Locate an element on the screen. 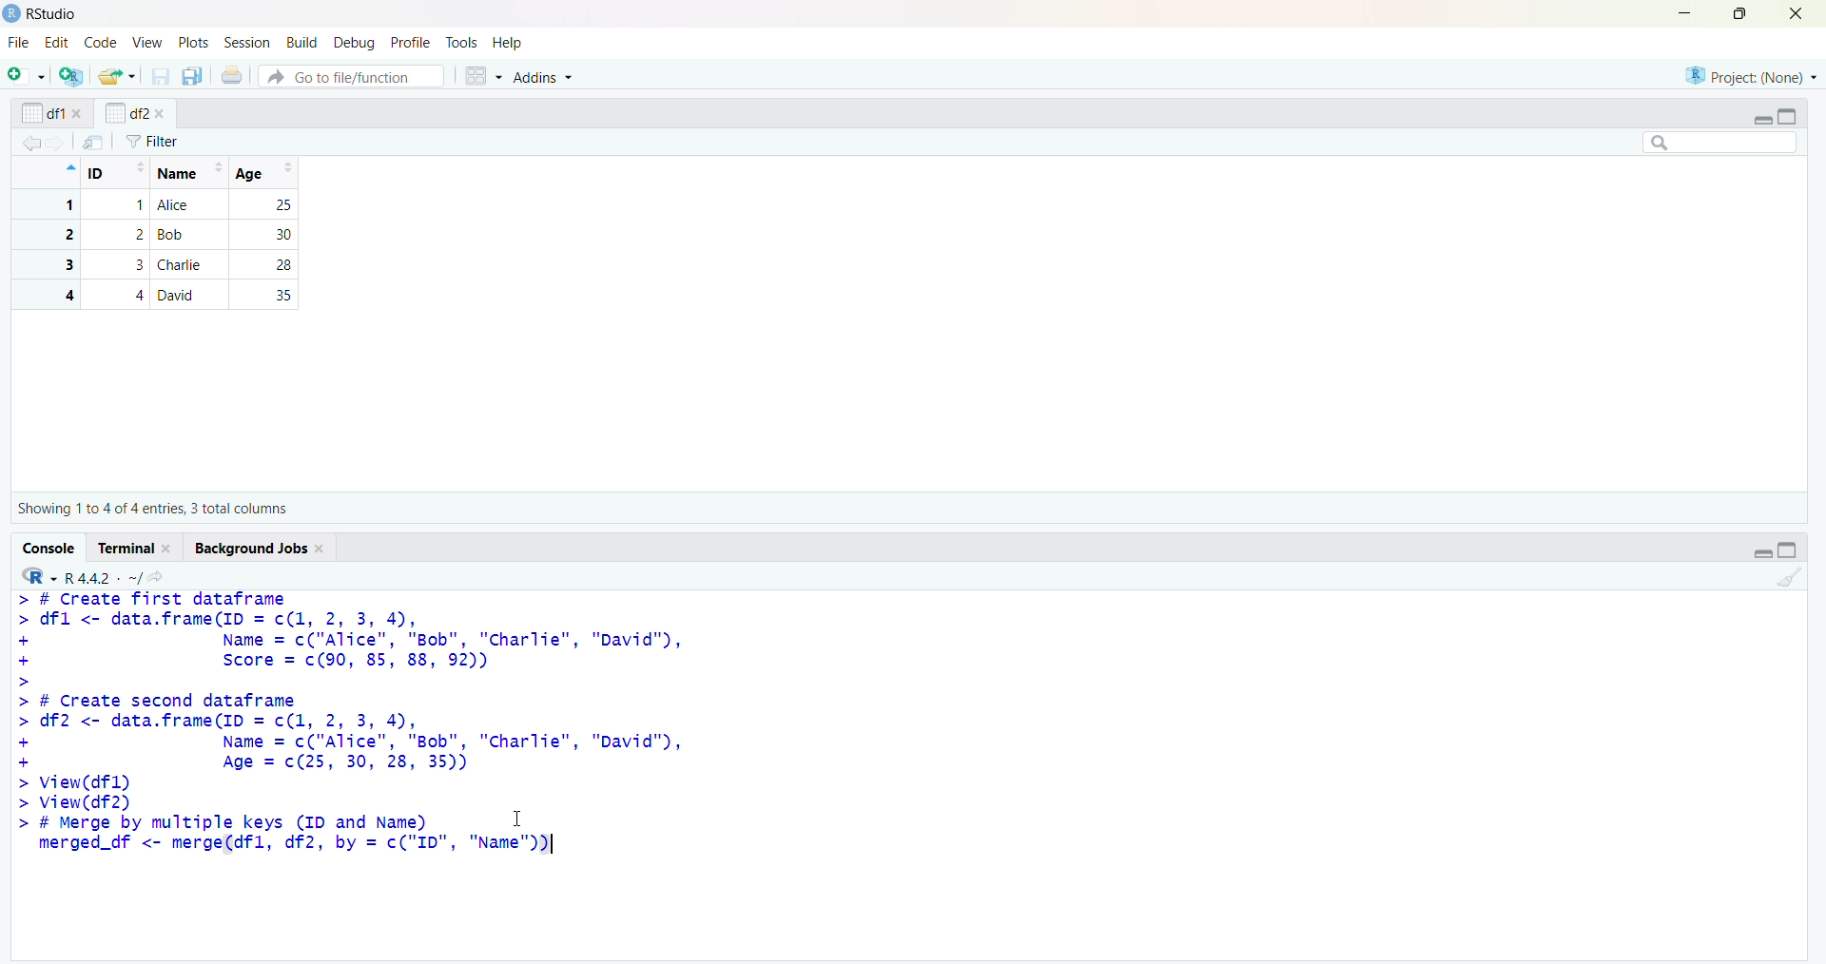  edit is located at coordinates (57, 43).